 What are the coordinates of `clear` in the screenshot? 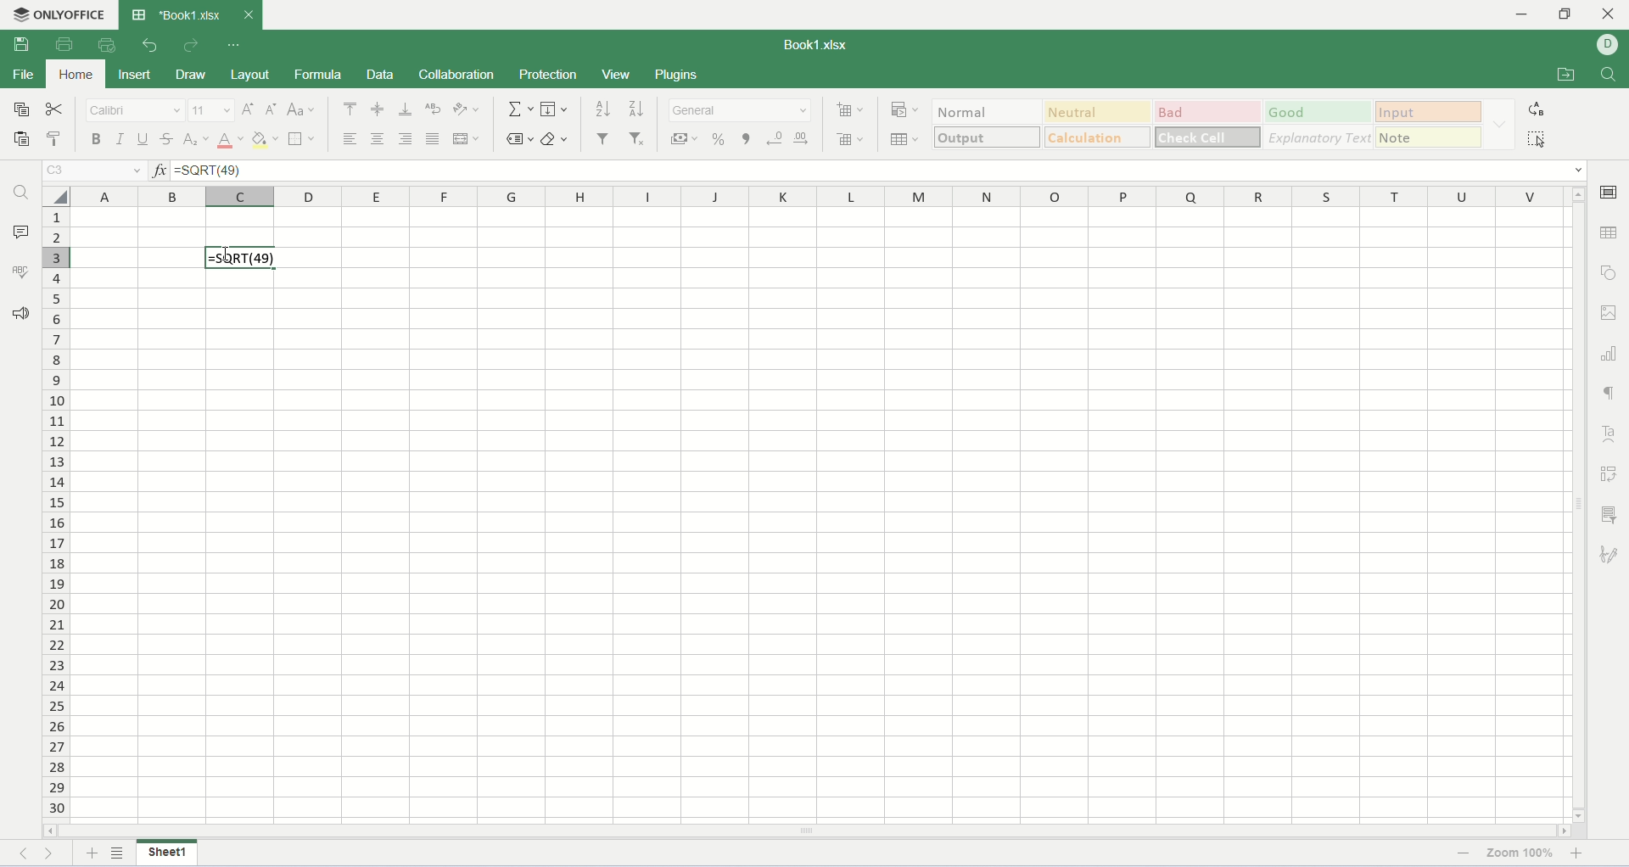 It's located at (554, 141).